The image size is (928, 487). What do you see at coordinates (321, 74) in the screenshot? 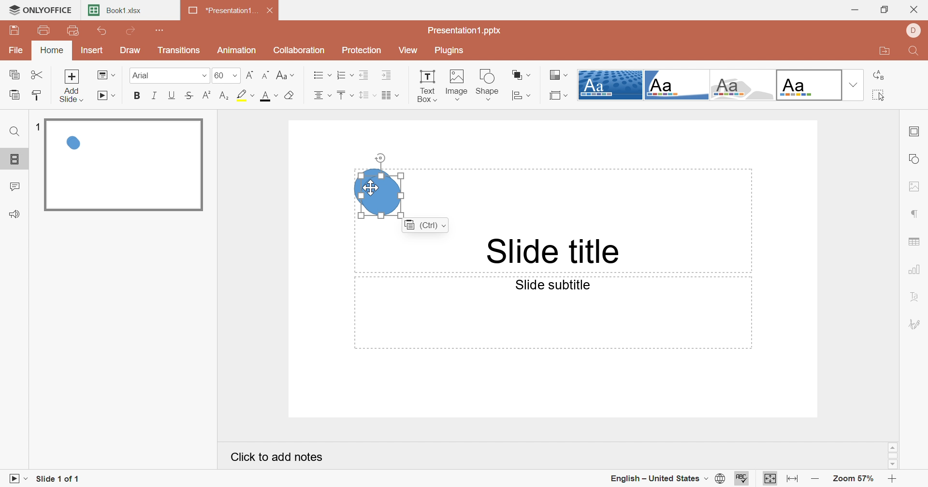
I see `Horizontal align` at bounding box center [321, 74].